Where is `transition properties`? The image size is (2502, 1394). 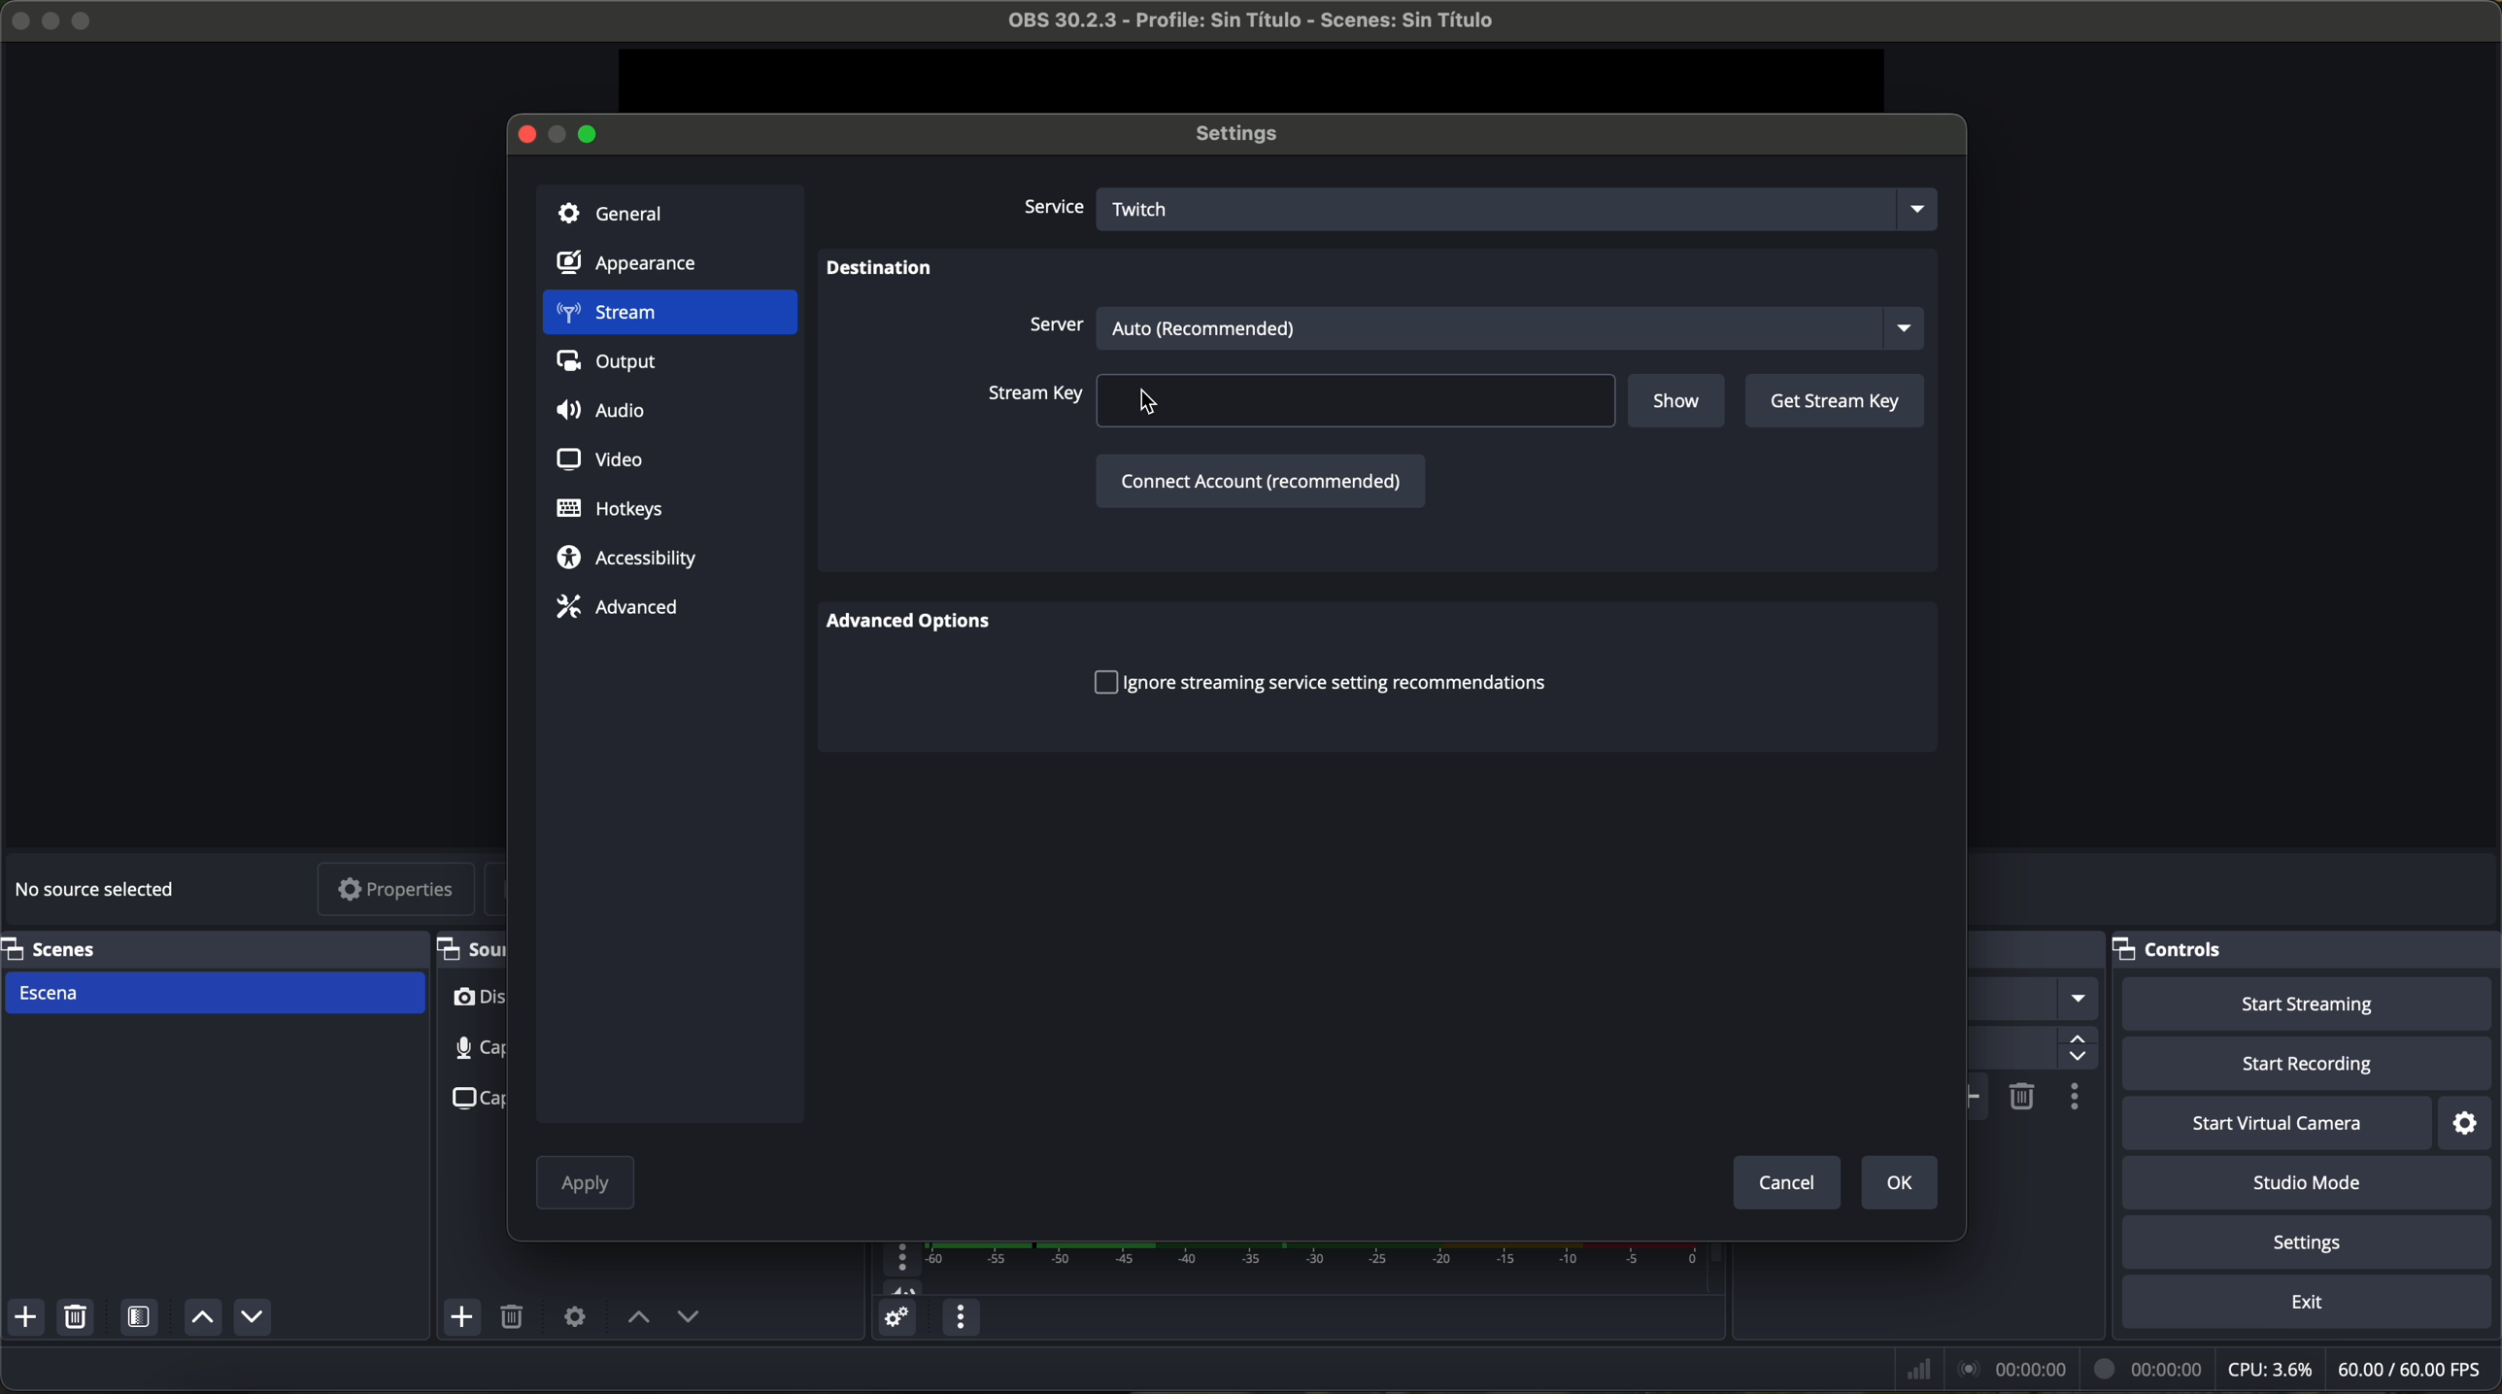
transition properties is located at coordinates (2073, 1100).